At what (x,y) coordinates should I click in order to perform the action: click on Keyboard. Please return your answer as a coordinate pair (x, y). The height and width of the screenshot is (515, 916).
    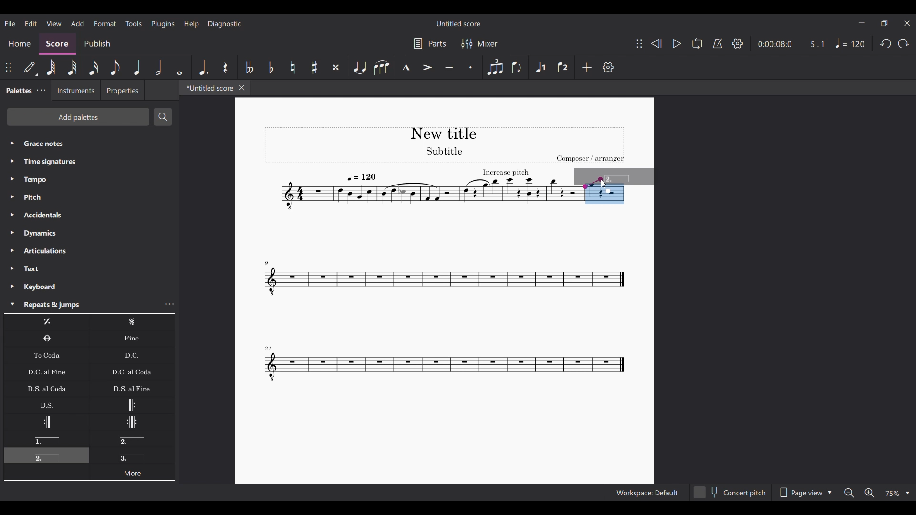
    Looking at the image, I should click on (89, 287).